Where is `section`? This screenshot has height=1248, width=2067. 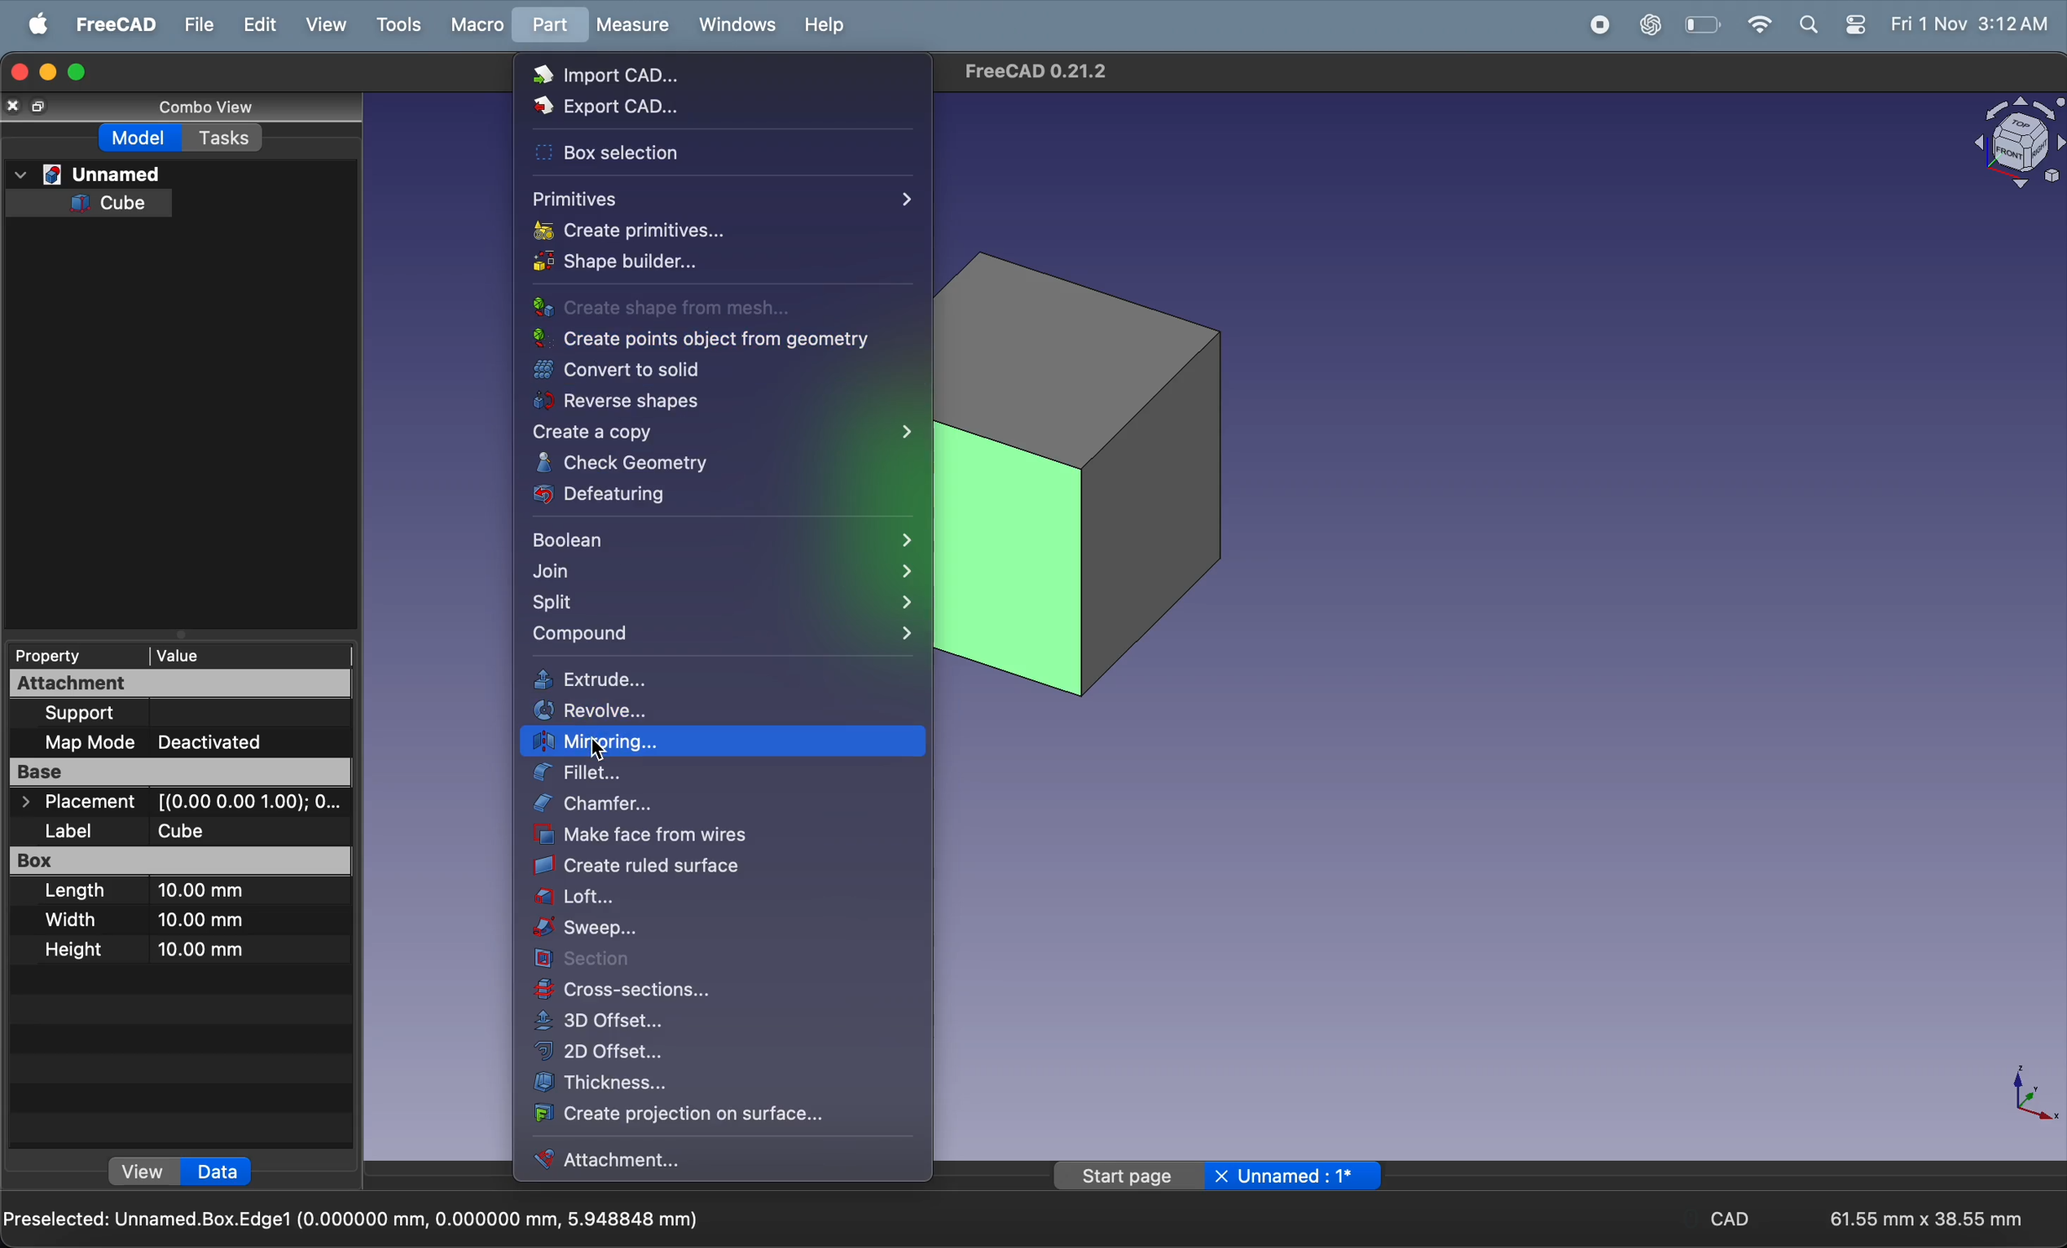 section is located at coordinates (731, 960).